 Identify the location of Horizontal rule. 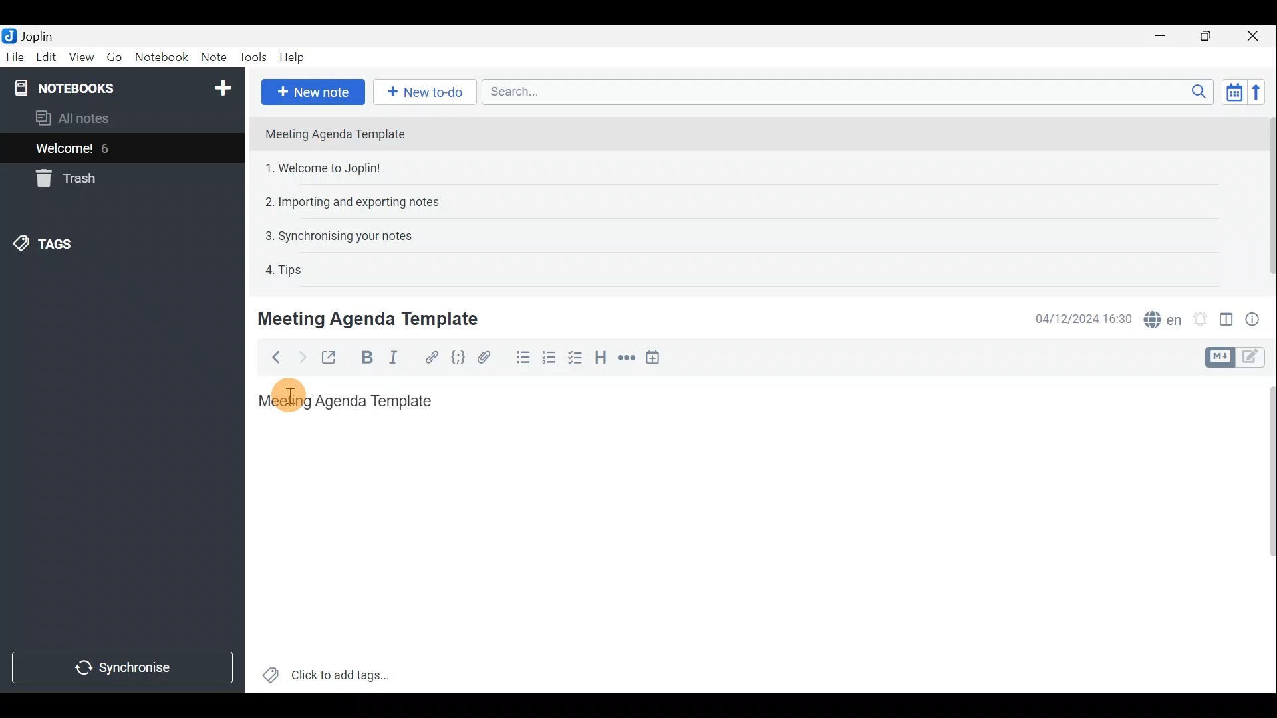
(627, 357).